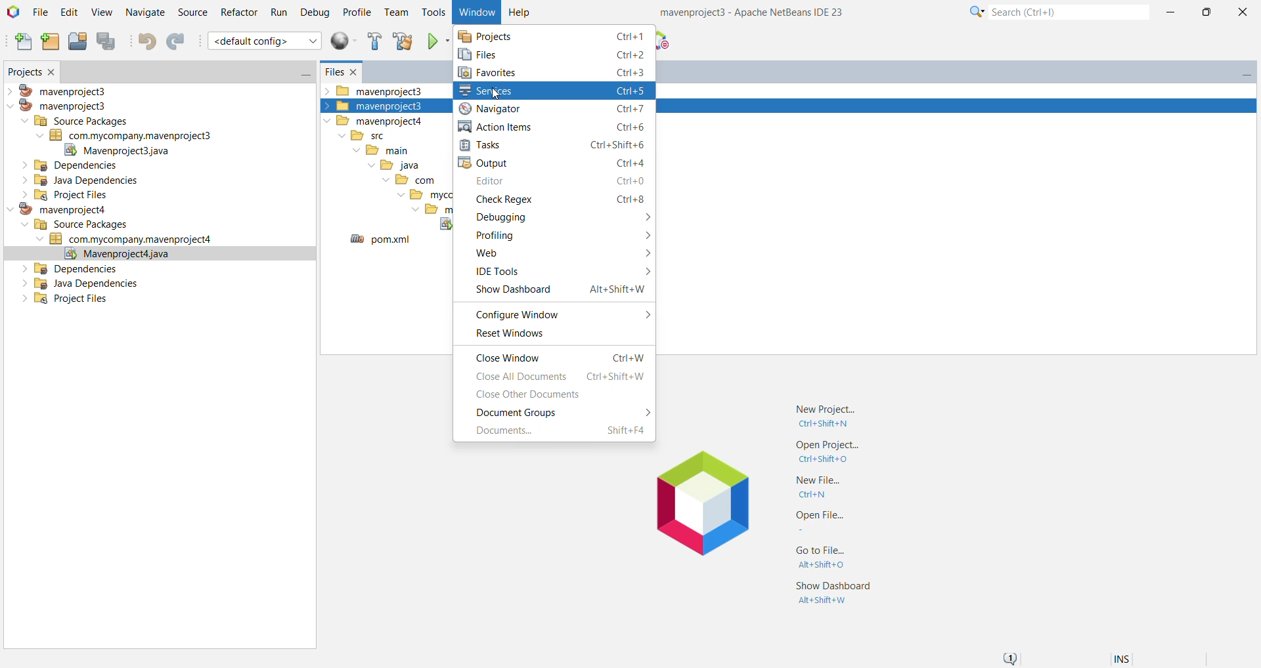 The image size is (1261, 668). I want to click on Team, so click(396, 13).